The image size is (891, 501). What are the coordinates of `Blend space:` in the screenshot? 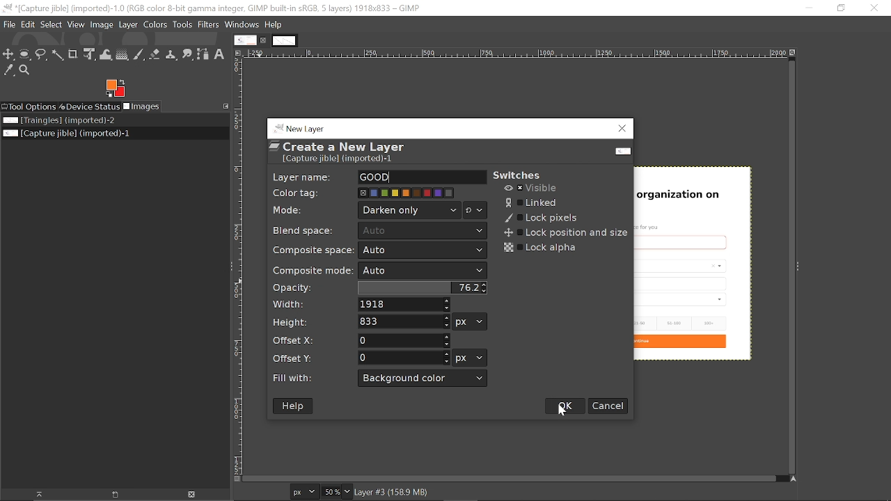 It's located at (306, 230).